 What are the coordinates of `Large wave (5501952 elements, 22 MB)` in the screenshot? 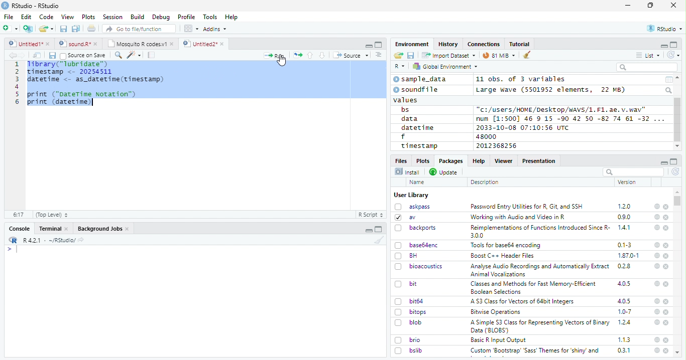 It's located at (552, 90).